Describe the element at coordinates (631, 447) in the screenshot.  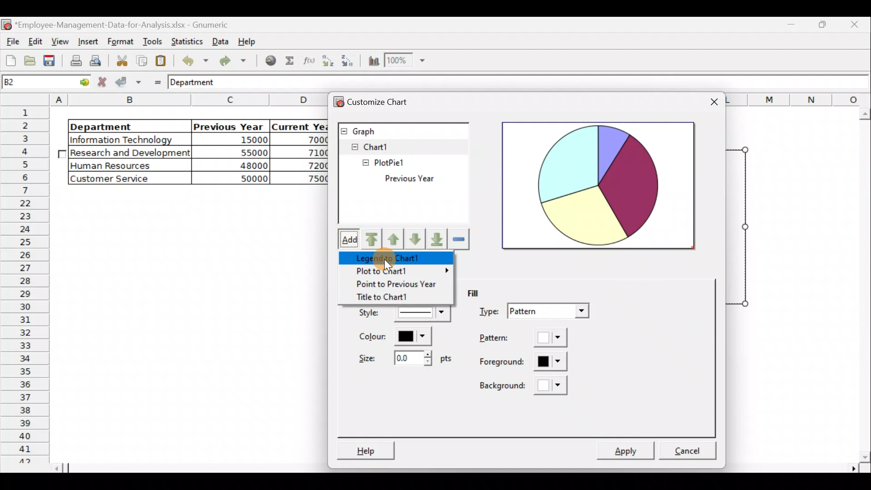
I see `Apply` at that location.